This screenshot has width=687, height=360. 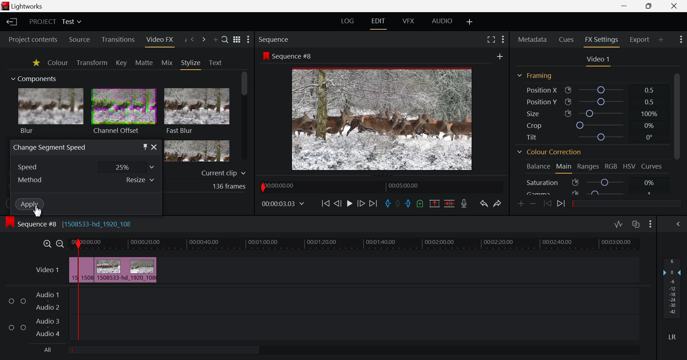 I want to click on Pin Object, so click(x=145, y=147).